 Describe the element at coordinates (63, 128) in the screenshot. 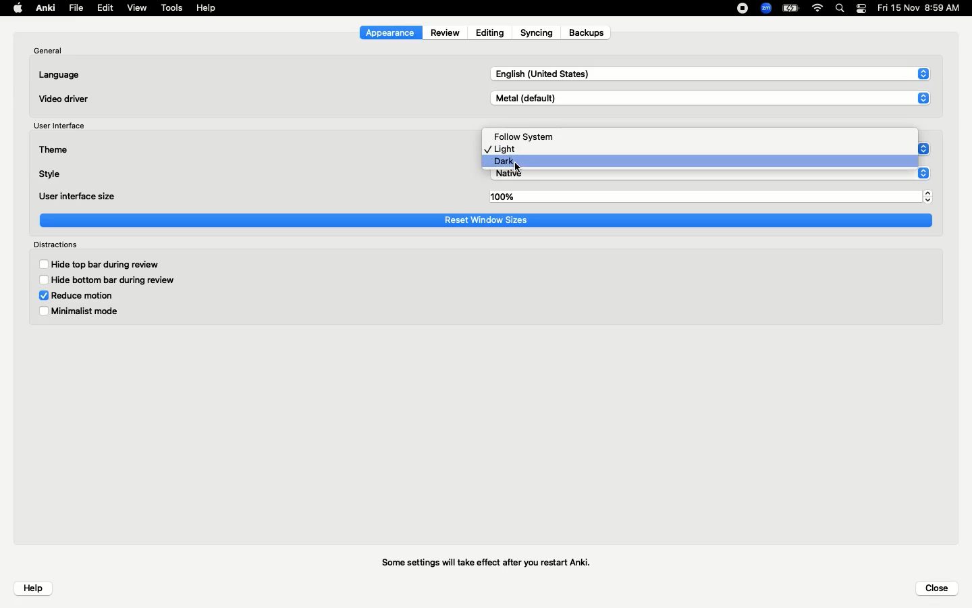

I see `User interface` at that location.